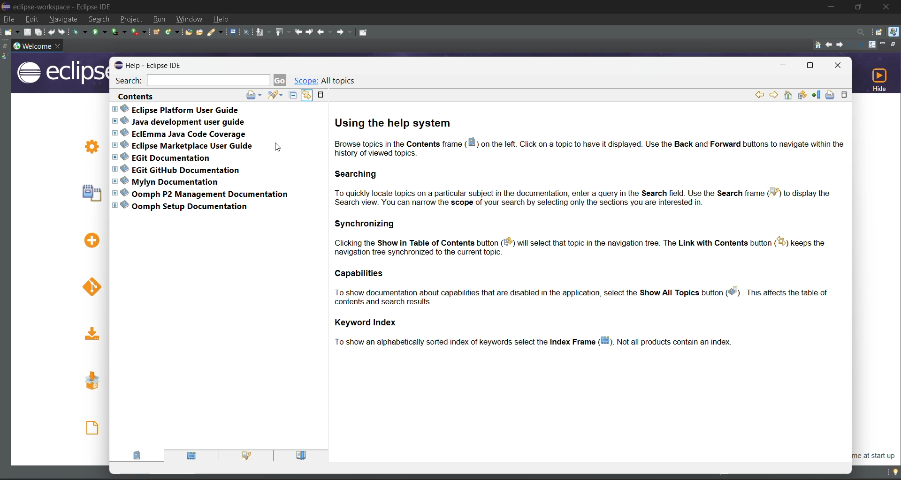  What do you see at coordinates (207, 80) in the screenshot?
I see `search bar` at bounding box center [207, 80].